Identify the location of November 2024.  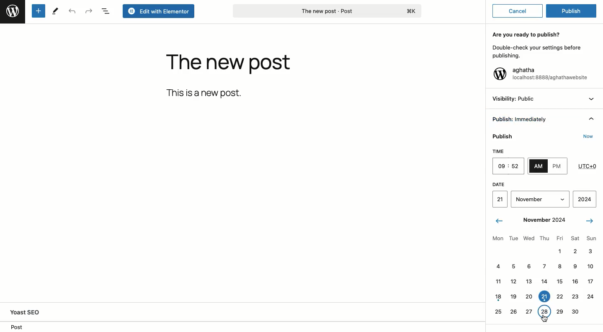
(543, 220).